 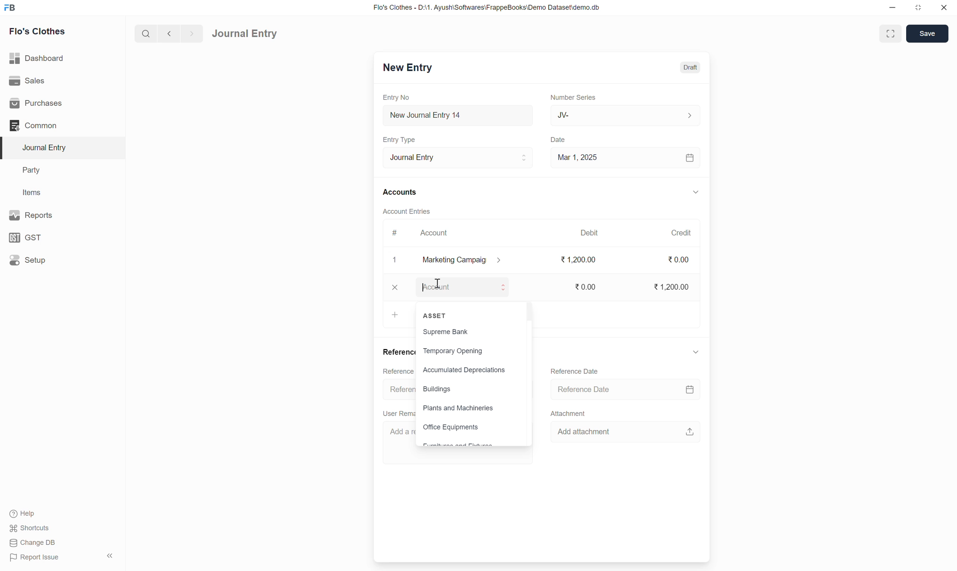 What do you see at coordinates (394, 287) in the screenshot?
I see `close` at bounding box center [394, 287].